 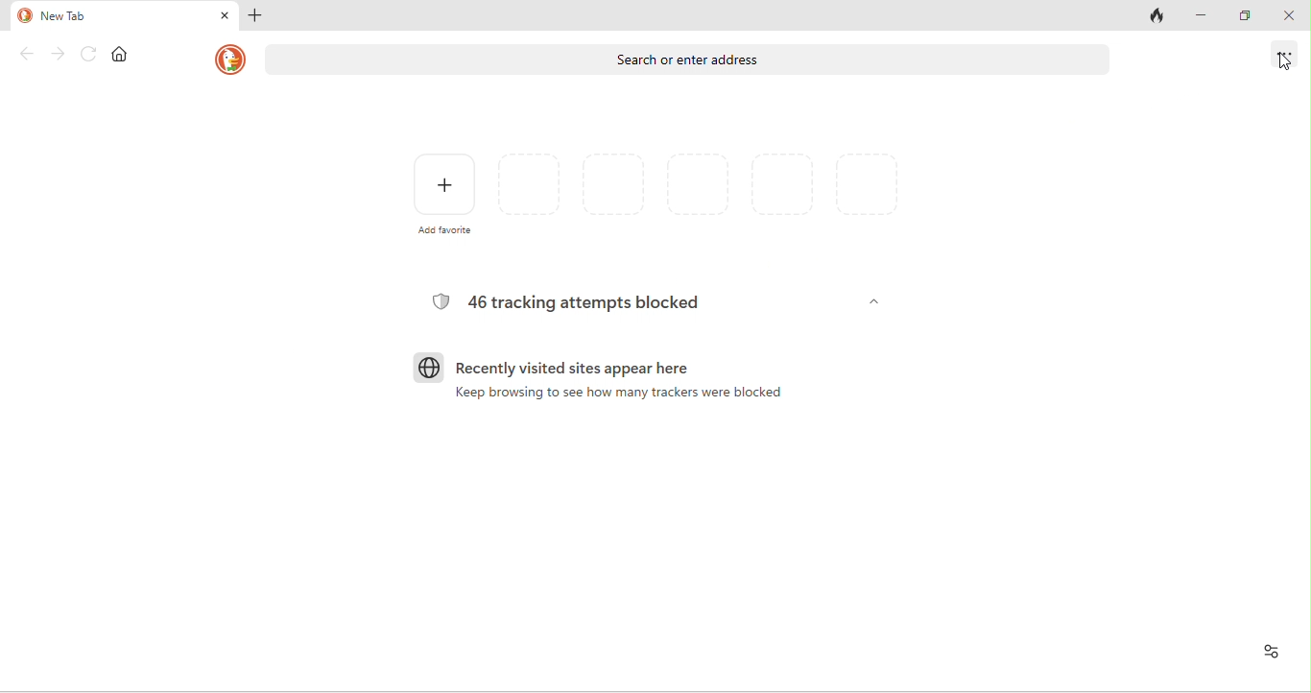 I want to click on back, so click(x=22, y=55).